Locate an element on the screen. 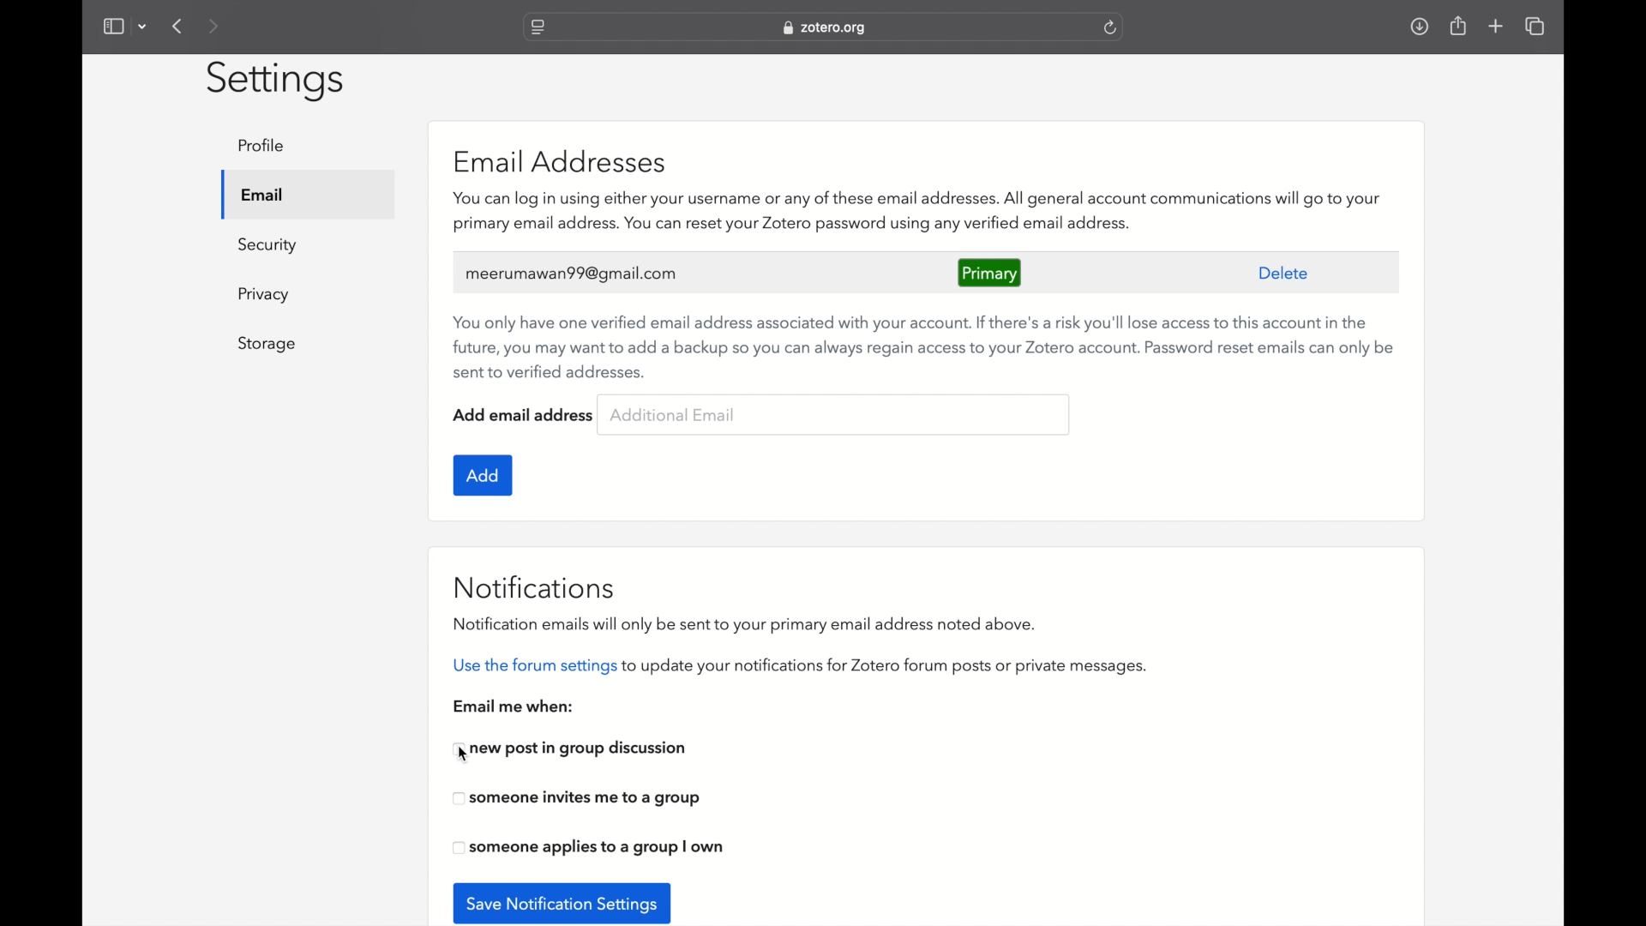 The width and height of the screenshot is (1646, 926). primary is located at coordinates (991, 272).